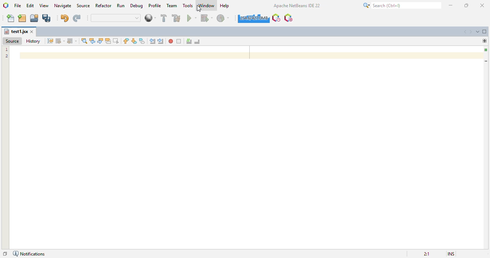  I want to click on close, so click(32, 32).